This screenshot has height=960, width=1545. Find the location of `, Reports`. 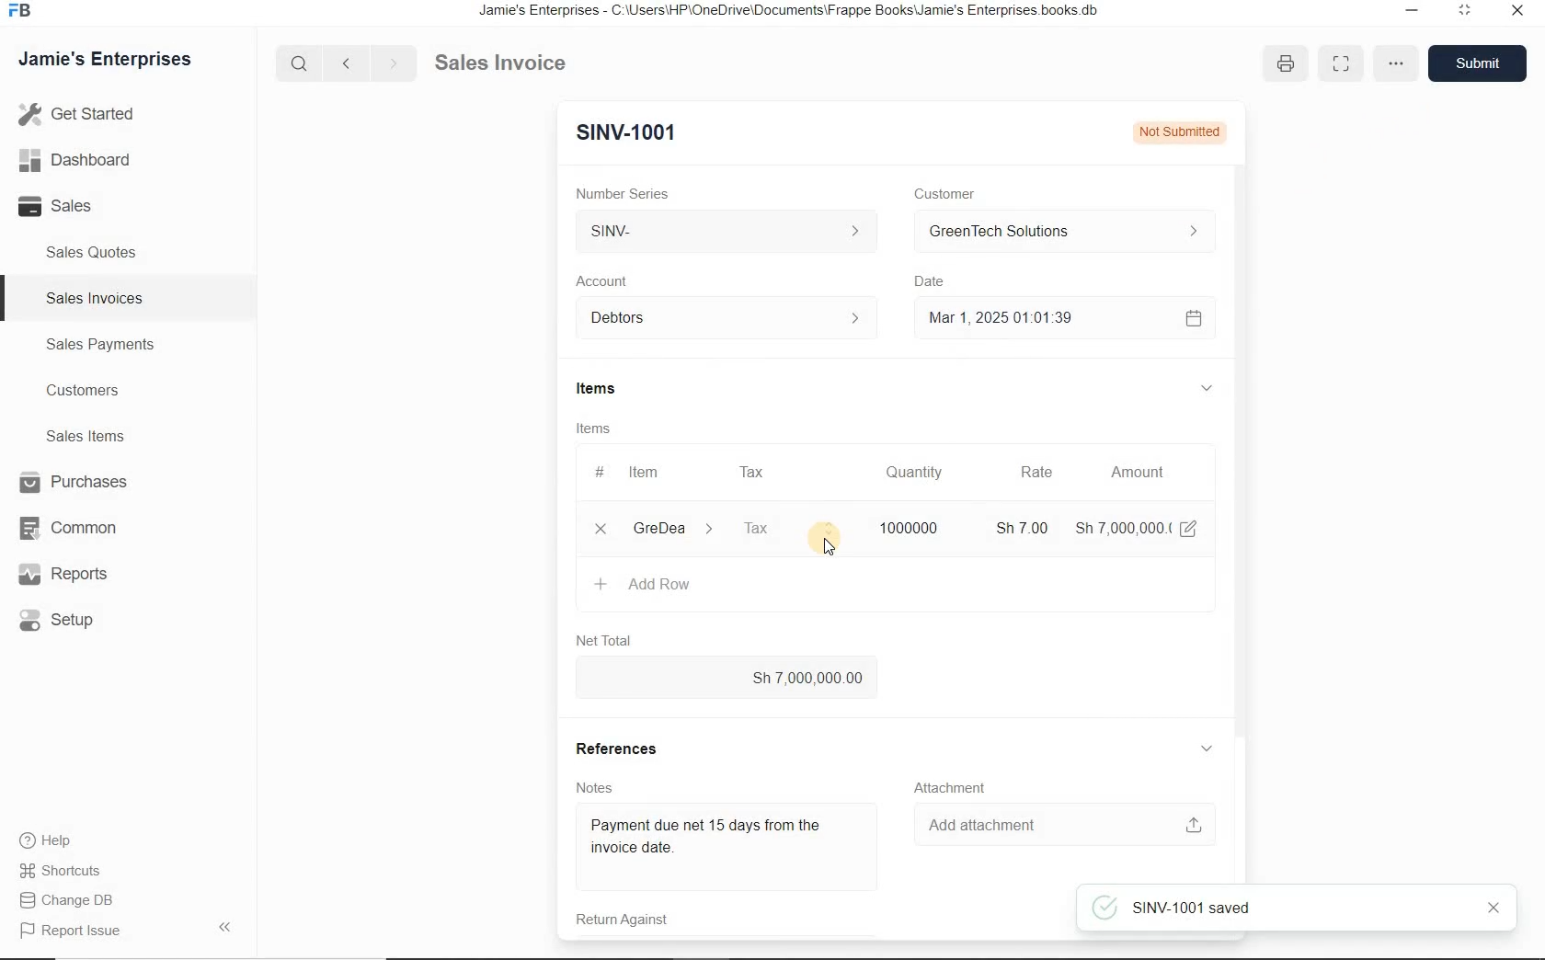

, Reports is located at coordinates (66, 576).